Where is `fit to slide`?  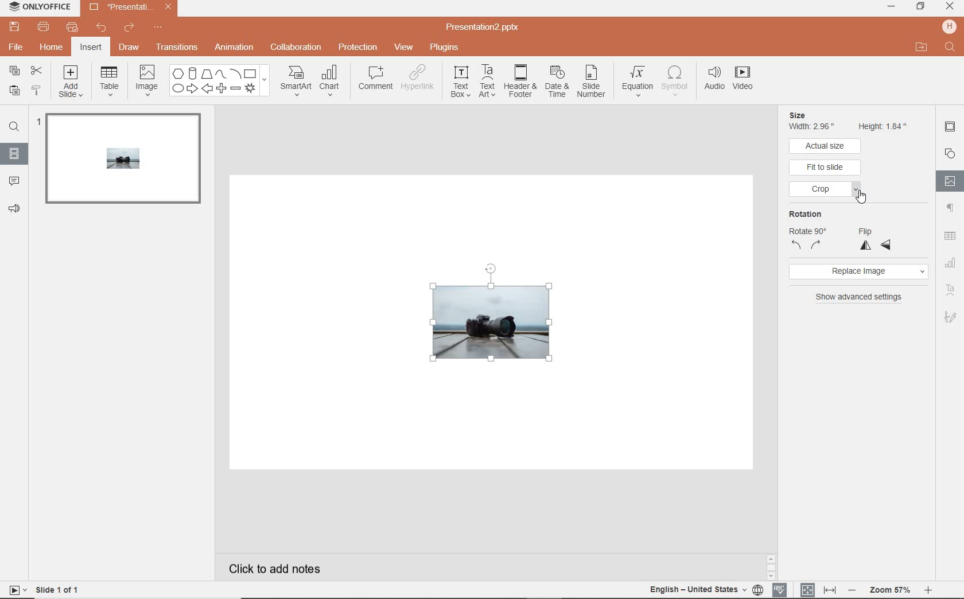
fit to slide is located at coordinates (826, 168).